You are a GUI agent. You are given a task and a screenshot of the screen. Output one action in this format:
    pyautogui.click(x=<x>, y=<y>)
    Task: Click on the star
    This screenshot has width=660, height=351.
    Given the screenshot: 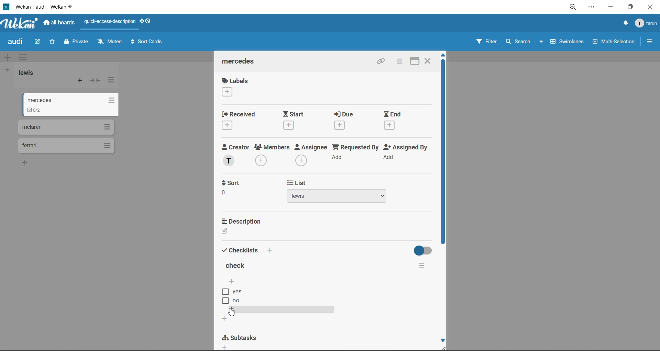 What is the action you would take?
    pyautogui.click(x=55, y=42)
    